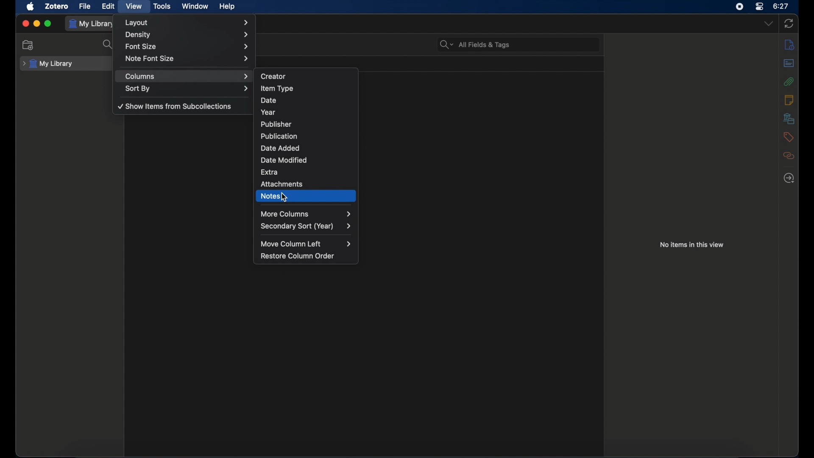  What do you see at coordinates (48, 64) in the screenshot?
I see `my library` at bounding box center [48, 64].